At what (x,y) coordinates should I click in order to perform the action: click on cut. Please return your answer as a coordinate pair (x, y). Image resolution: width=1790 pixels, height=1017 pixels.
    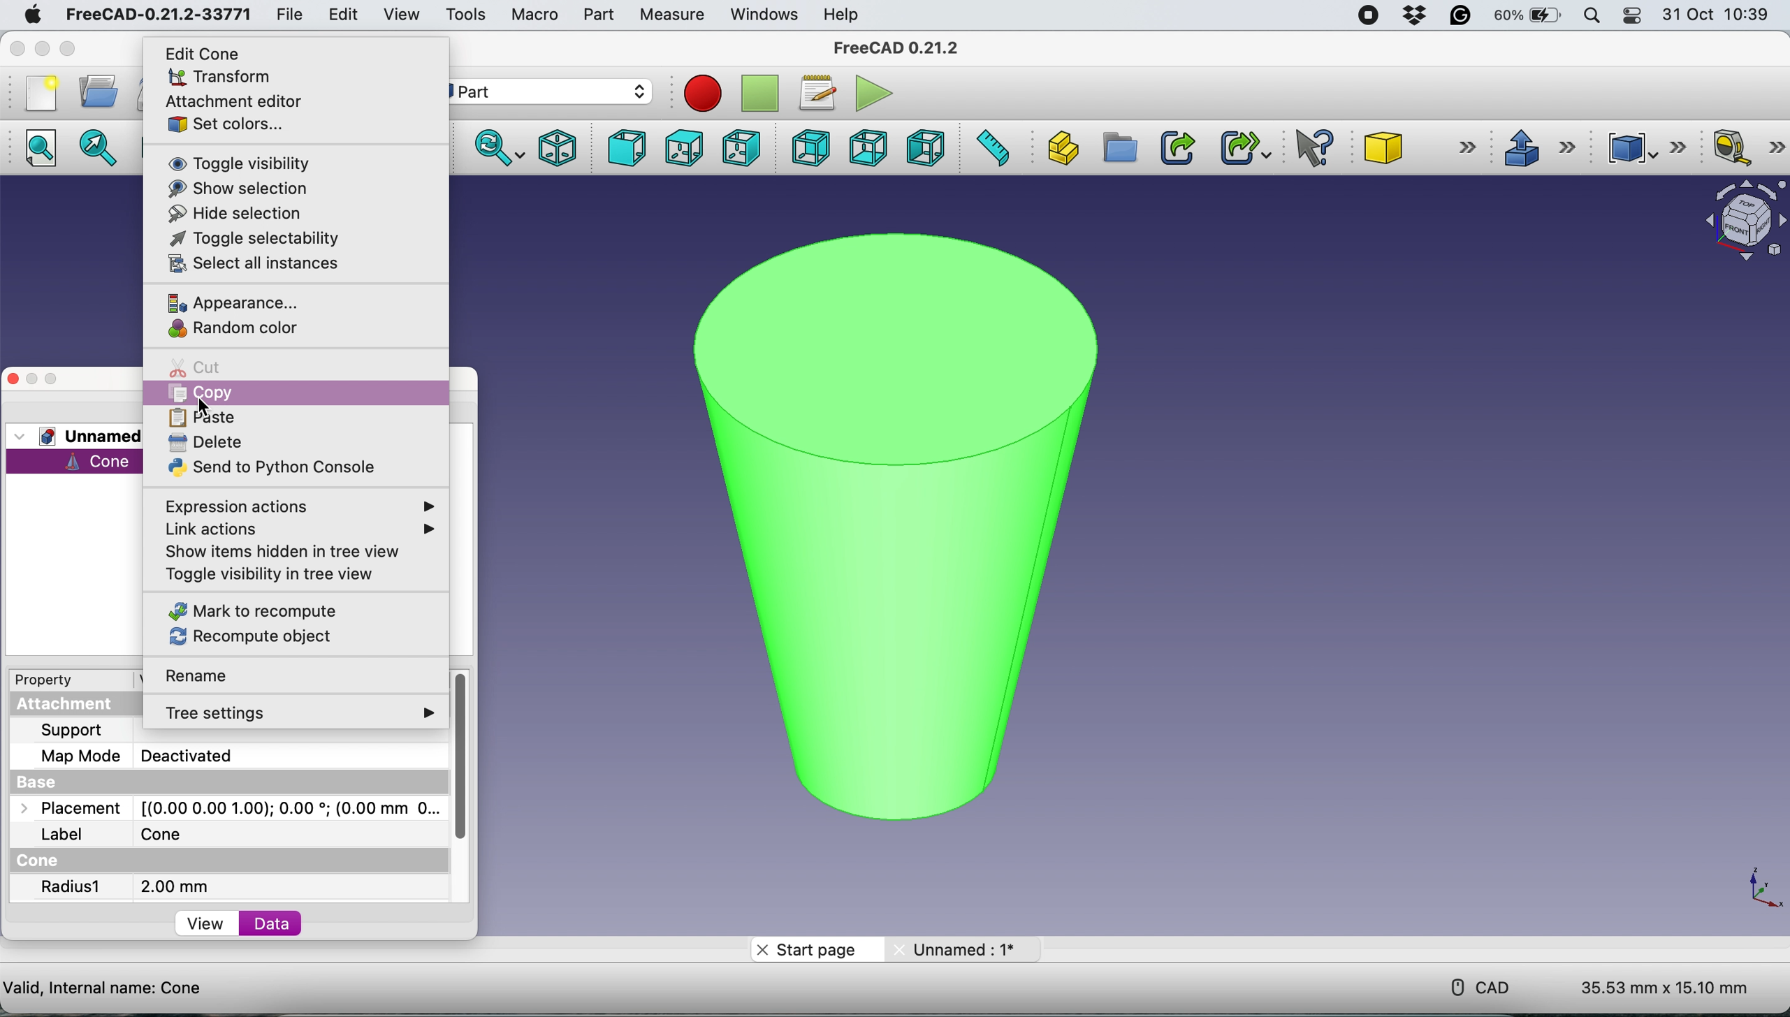
    Looking at the image, I should click on (205, 367).